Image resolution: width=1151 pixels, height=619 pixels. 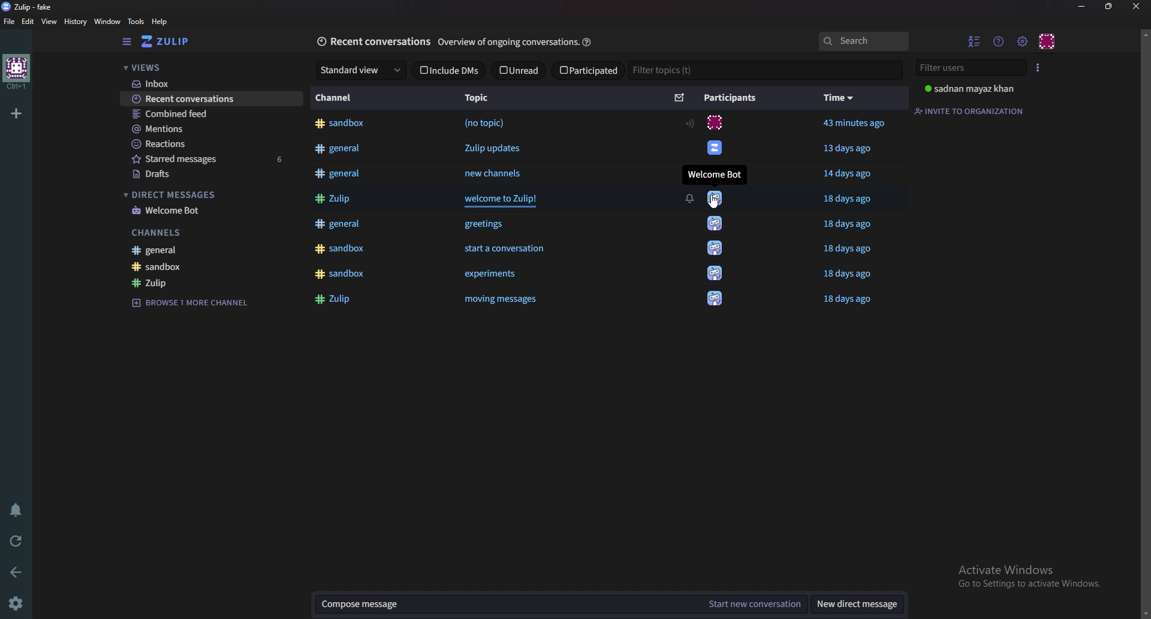 What do you see at coordinates (494, 275) in the screenshot?
I see `experiments` at bounding box center [494, 275].